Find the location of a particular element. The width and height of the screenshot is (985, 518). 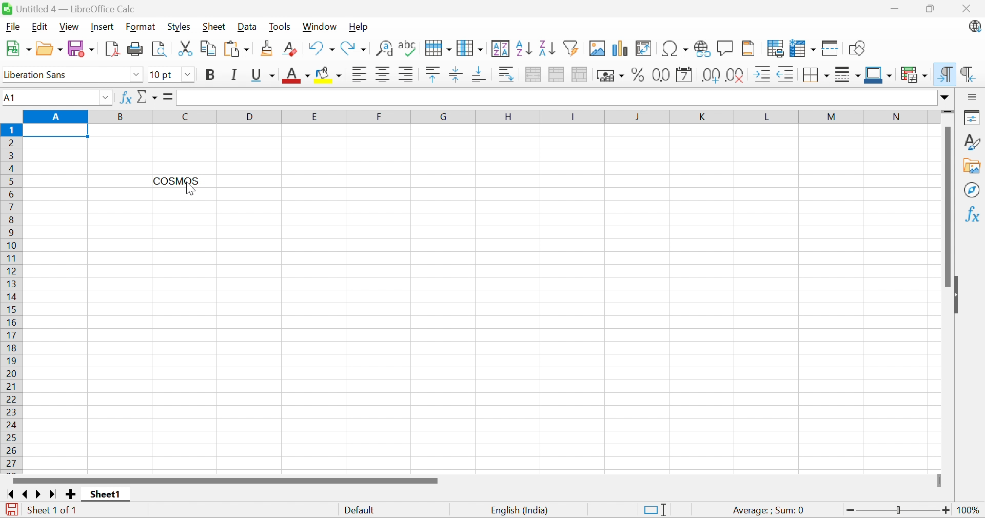

Row Number is located at coordinates (11, 297).